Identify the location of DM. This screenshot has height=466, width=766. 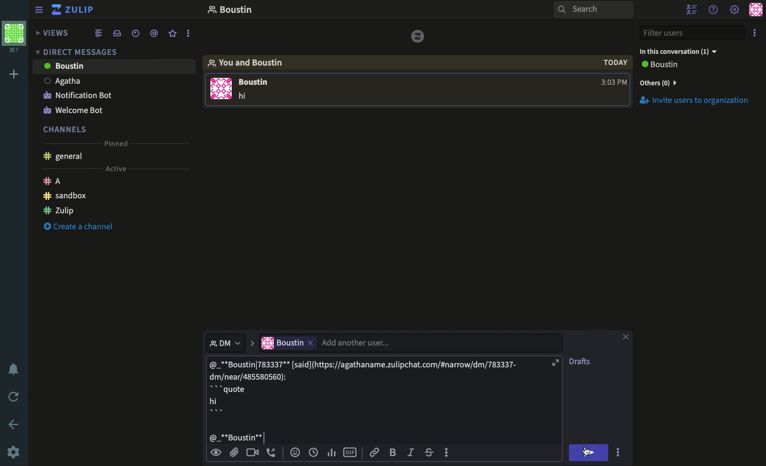
(79, 51).